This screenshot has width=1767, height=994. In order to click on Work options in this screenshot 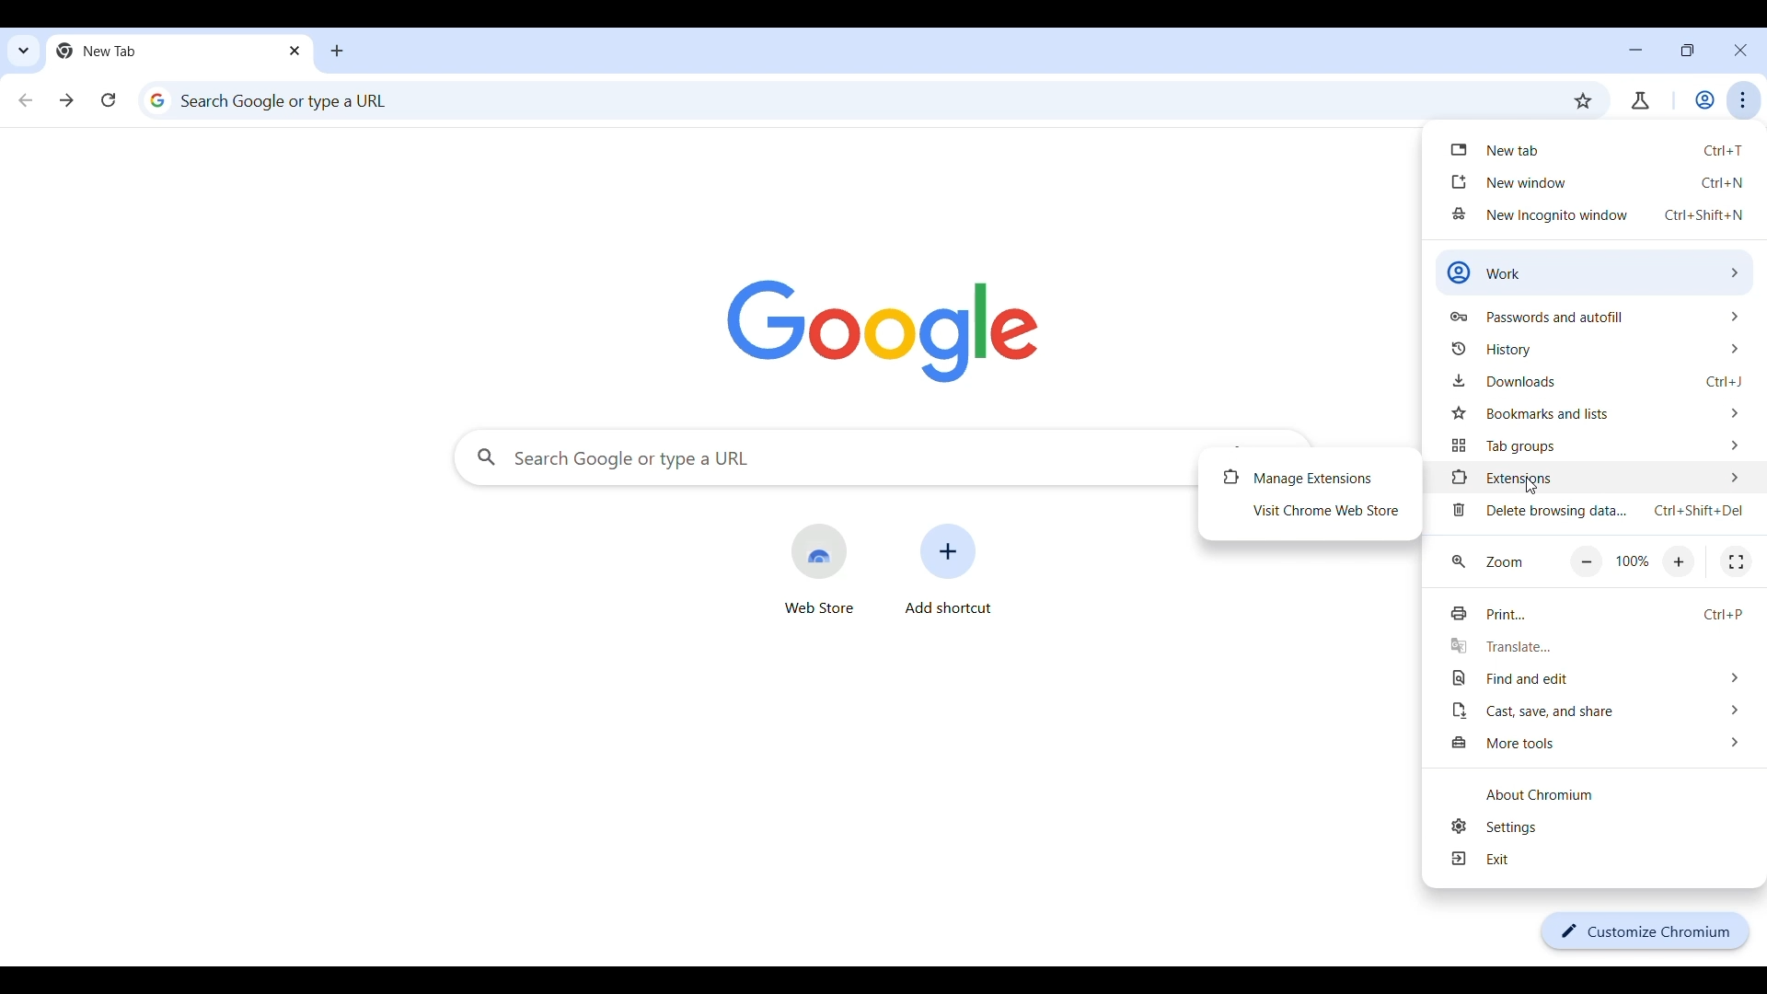, I will do `click(1593, 272)`.